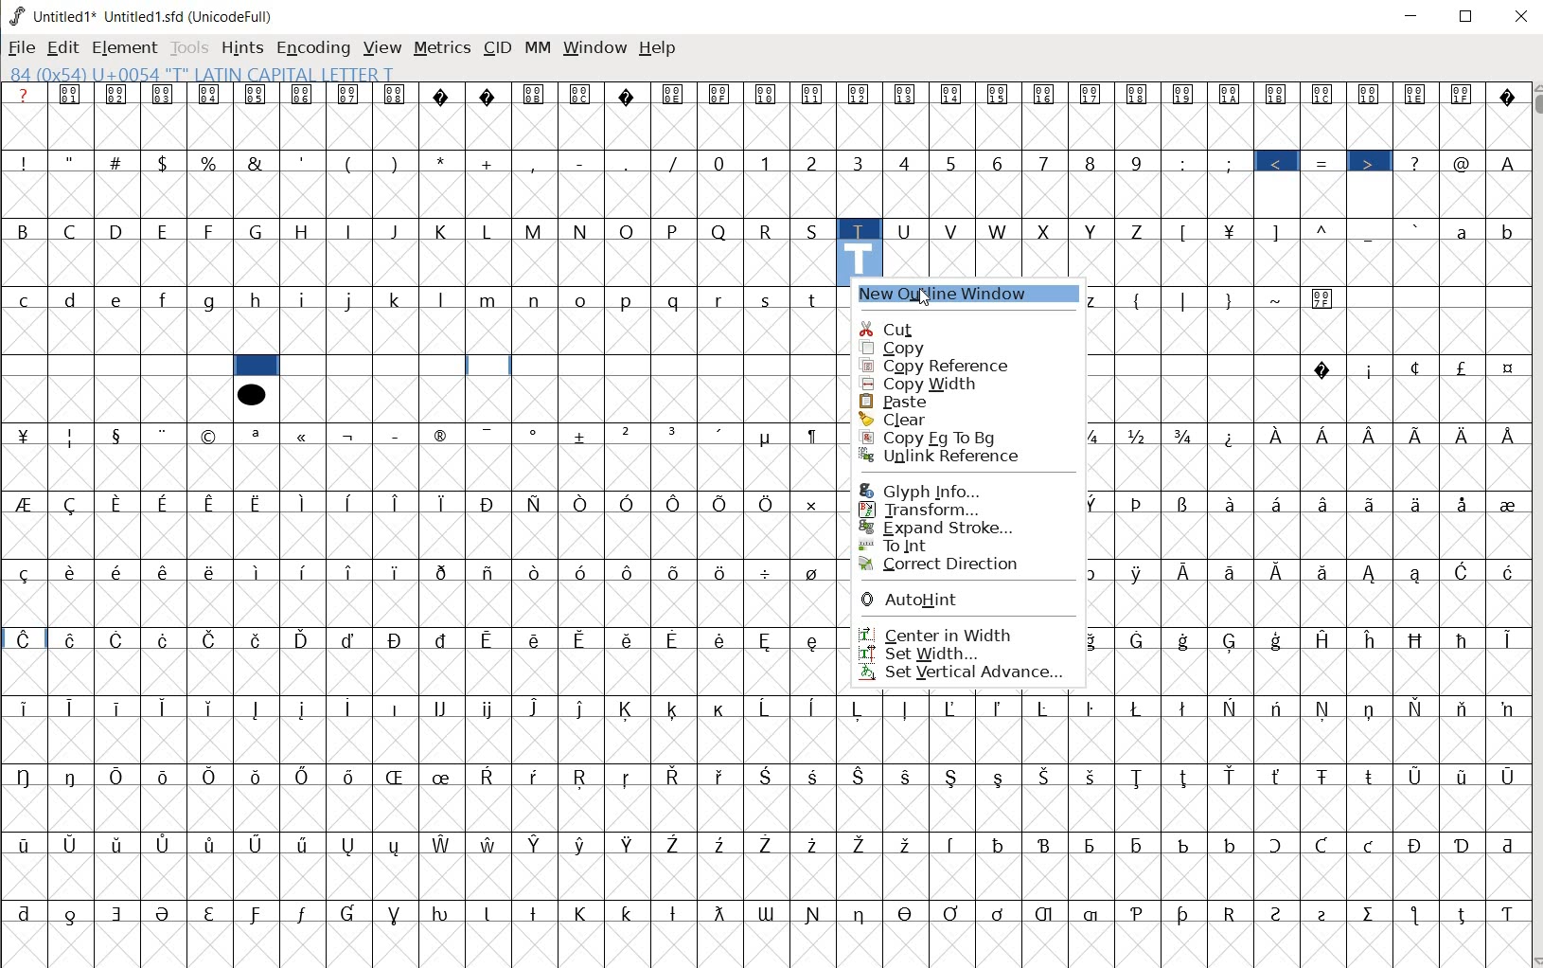  What do you see at coordinates (1417, 162) in the screenshot?
I see `?` at bounding box center [1417, 162].